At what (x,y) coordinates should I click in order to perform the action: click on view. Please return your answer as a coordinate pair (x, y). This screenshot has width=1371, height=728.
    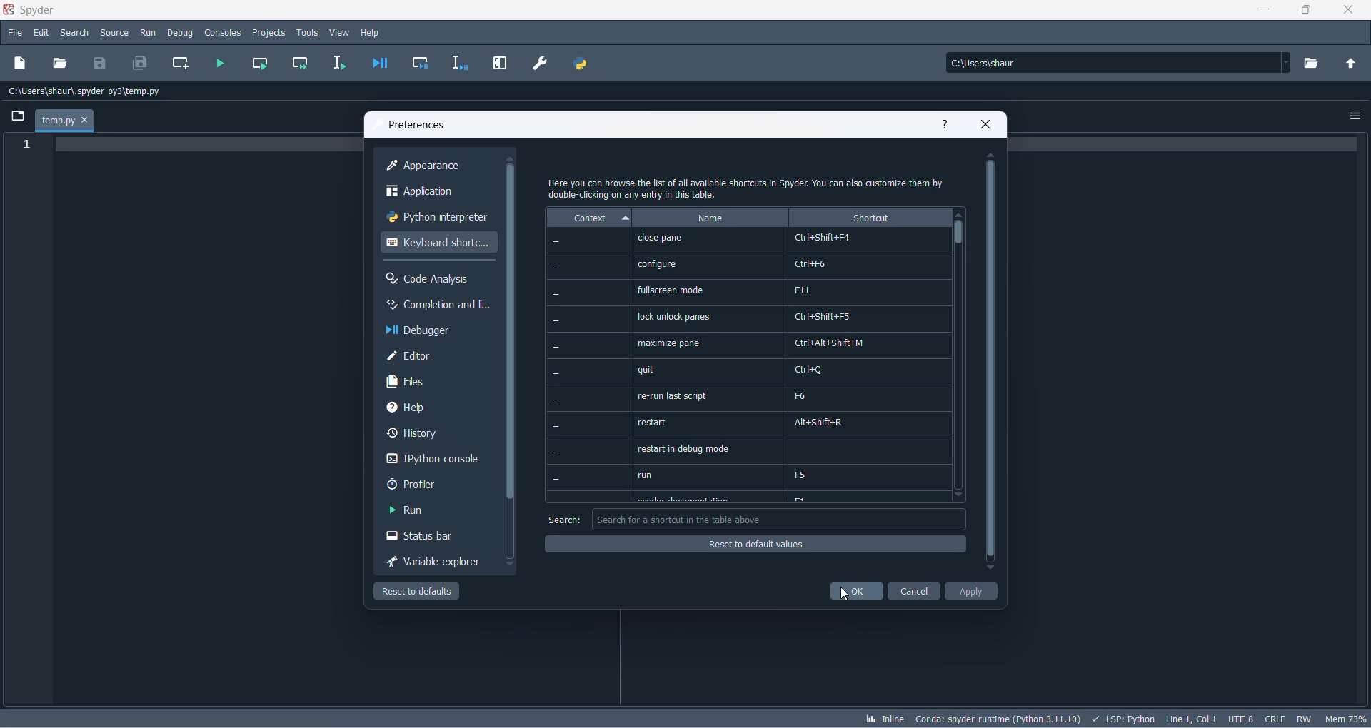
    Looking at the image, I should click on (341, 33).